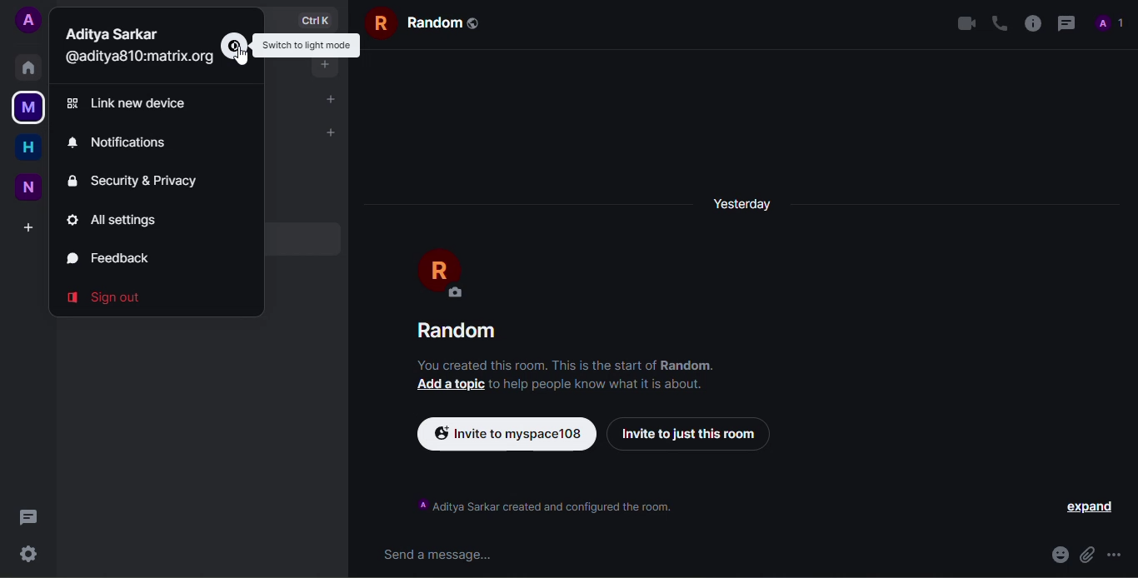  Describe the element at coordinates (450, 385) in the screenshot. I see `add topic` at that location.